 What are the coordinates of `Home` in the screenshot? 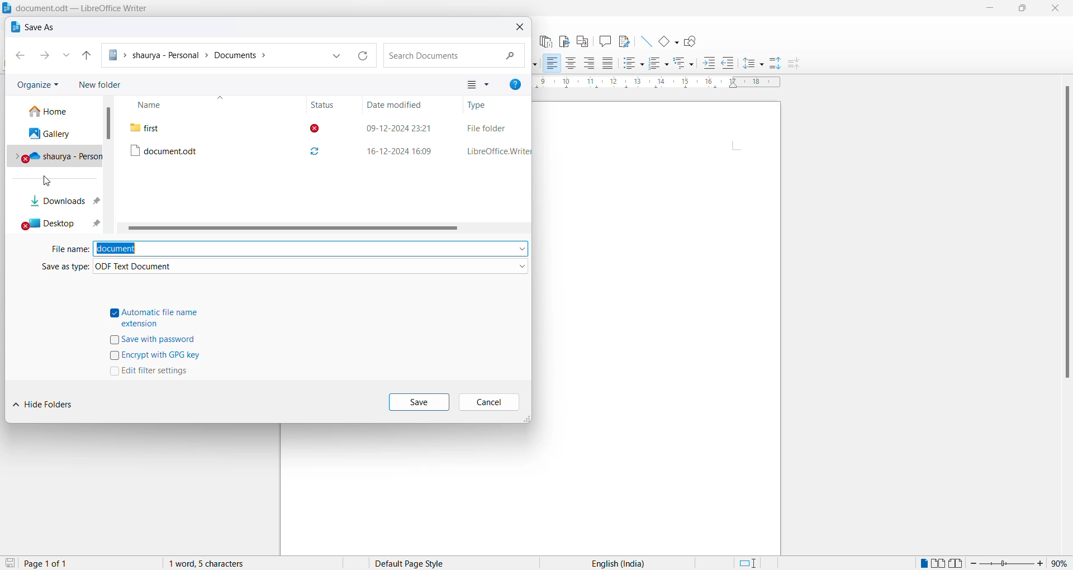 It's located at (52, 112).